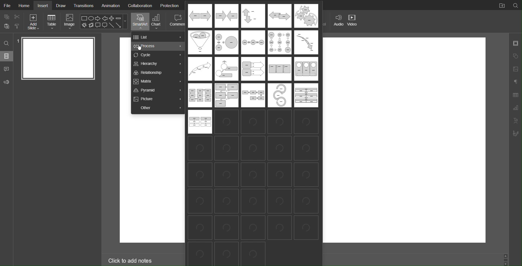  Describe the element at coordinates (140, 5) in the screenshot. I see `Collaboration` at that location.